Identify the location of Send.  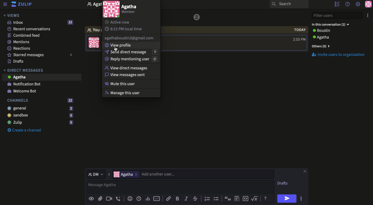
(286, 199).